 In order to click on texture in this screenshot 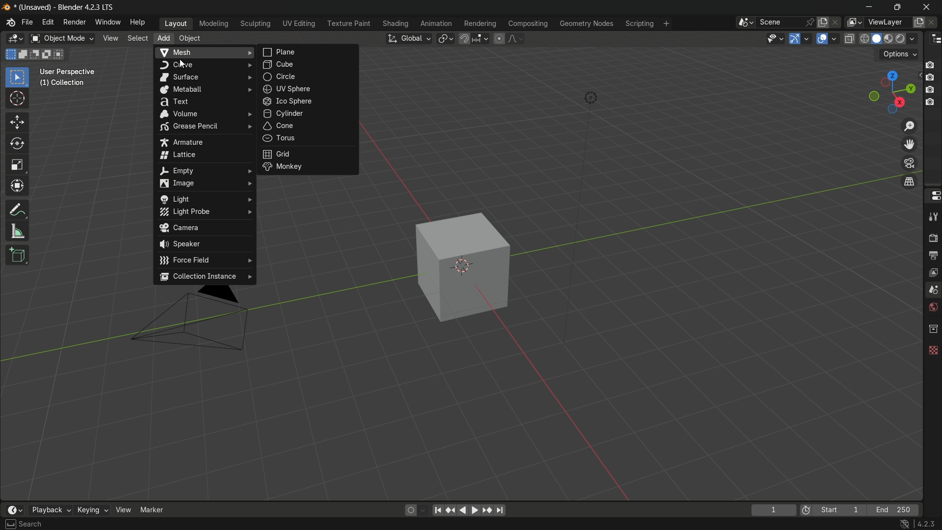, I will do `click(932, 350)`.